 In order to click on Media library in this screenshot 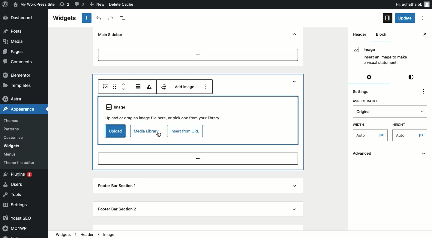, I will do `click(146, 132)`.